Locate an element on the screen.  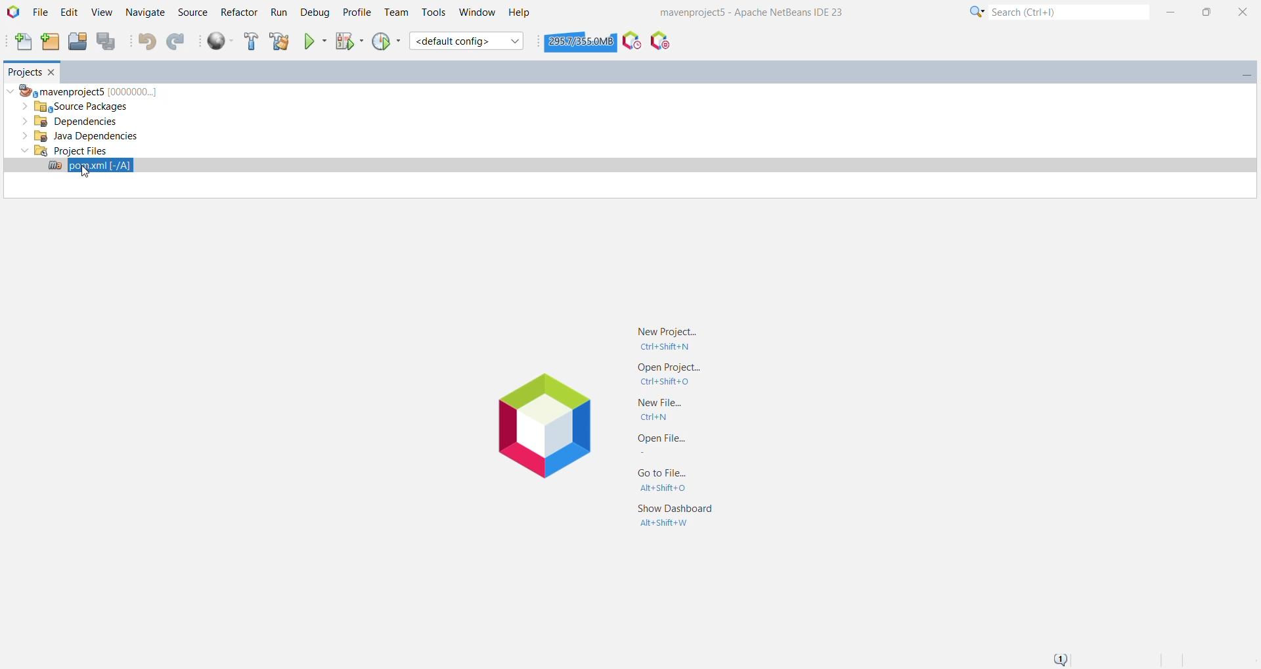
Project Files is located at coordinates (64, 150).